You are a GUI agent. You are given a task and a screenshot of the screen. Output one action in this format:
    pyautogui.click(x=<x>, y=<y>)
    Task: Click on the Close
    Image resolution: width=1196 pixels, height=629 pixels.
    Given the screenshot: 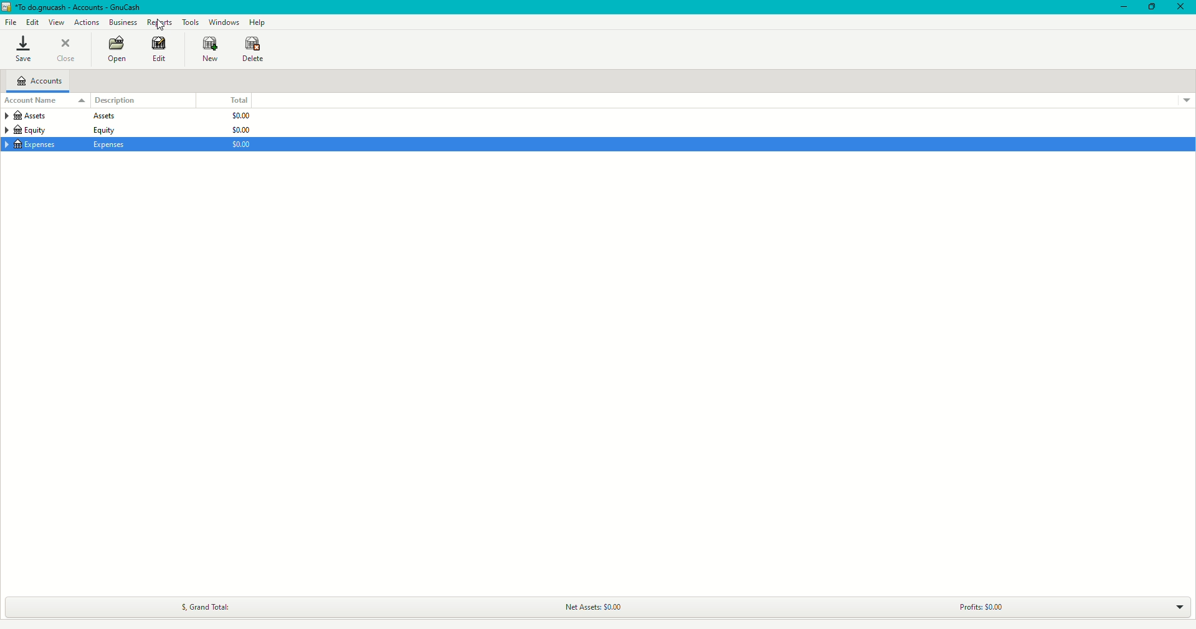 What is the action you would take?
    pyautogui.click(x=1181, y=8)
    